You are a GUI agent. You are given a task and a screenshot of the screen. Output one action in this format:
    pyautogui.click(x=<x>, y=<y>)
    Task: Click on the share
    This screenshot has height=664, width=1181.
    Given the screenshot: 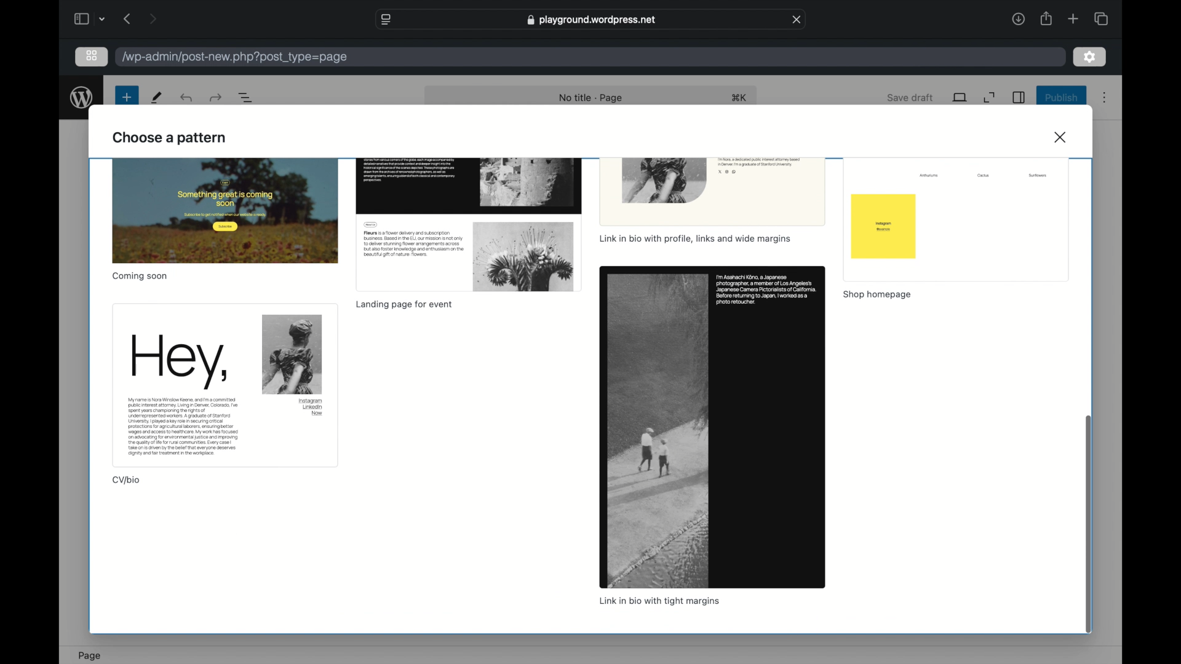 What is the action you would take?
    pyautogui.click(x=1045, y=18)
    